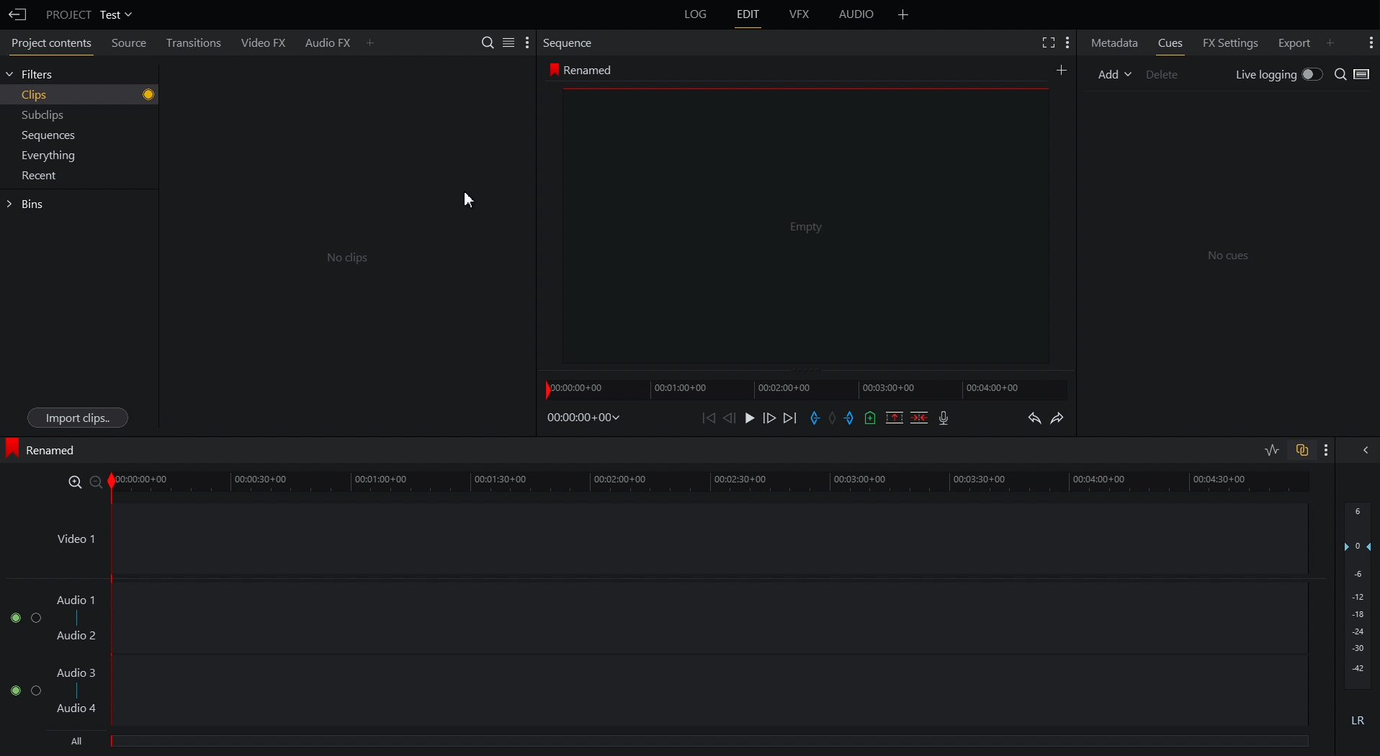  Describe the element at coordinates (802, 14) in the screenshot. I see `VFX` at that location.